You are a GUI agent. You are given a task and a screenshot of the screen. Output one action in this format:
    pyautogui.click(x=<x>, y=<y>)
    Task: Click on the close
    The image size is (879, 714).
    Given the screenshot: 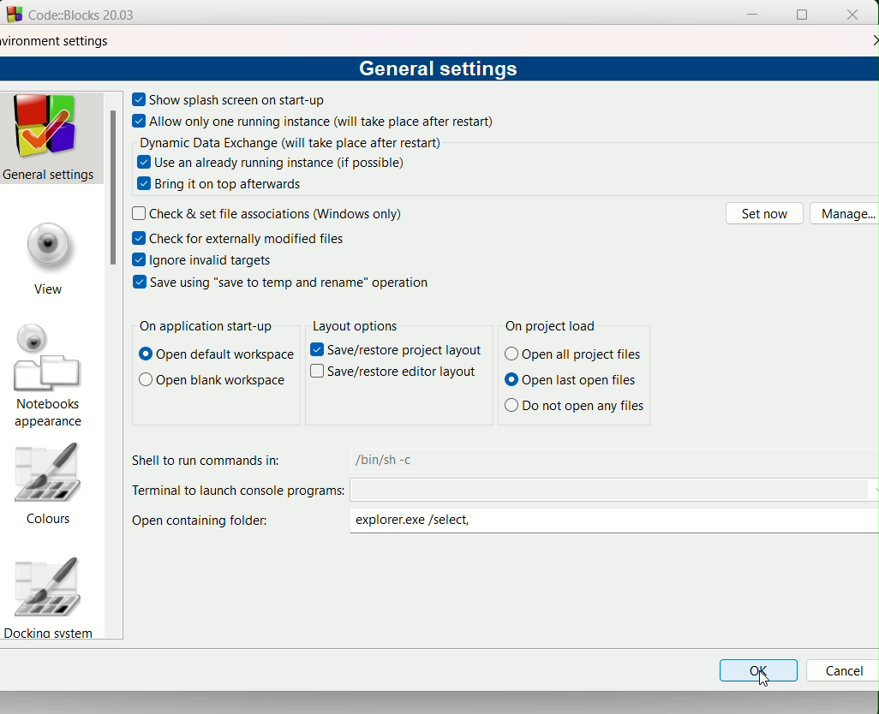 What is the action you would take?
    pyautogui.click(x=873, y=39)
    